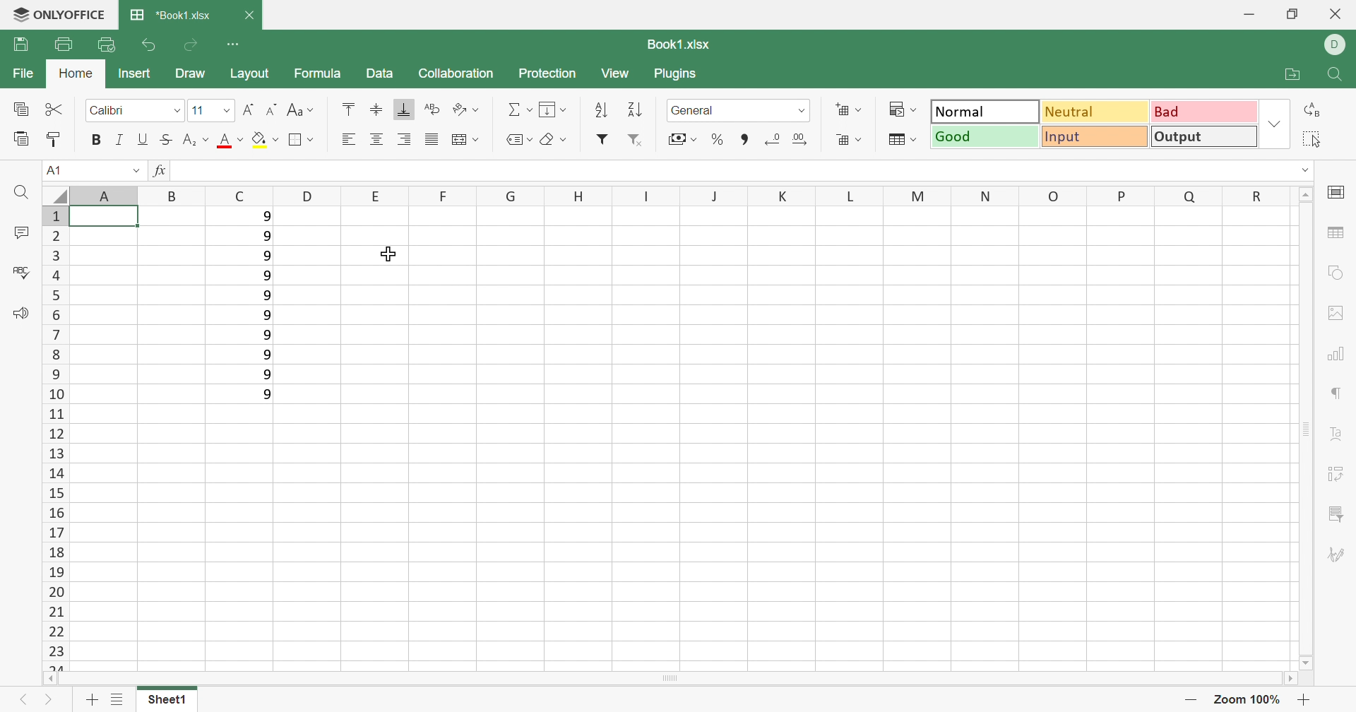  Describe the element at coordinates (376, 109) in the screenshot. I see `Align Middle` at that location.